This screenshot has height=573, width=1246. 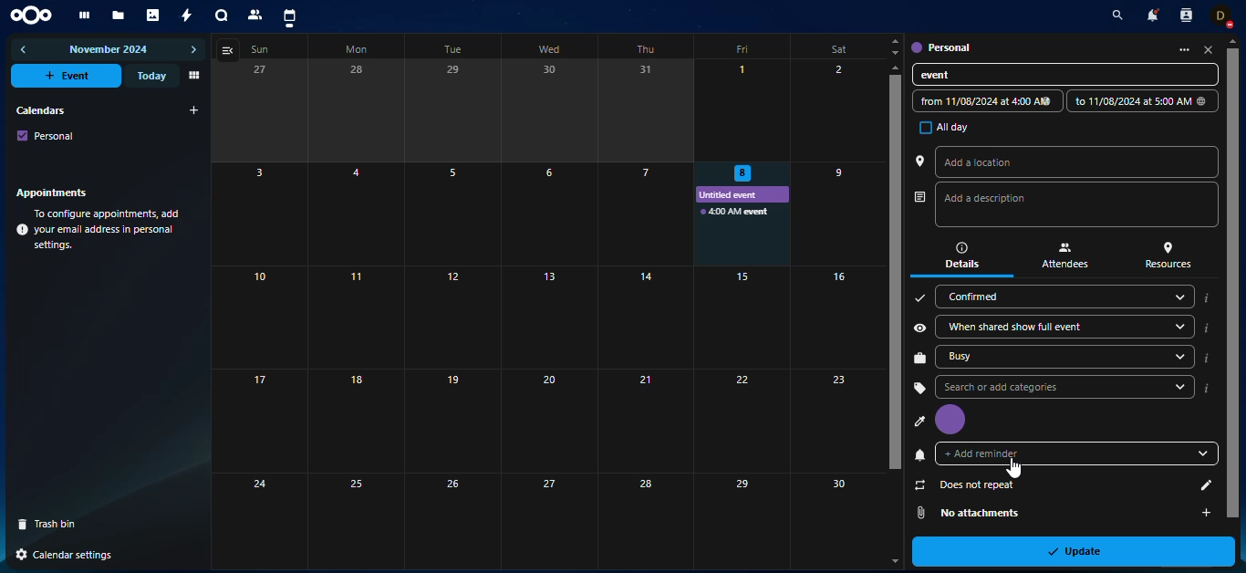 I want to click on view, so click(x=192, y=76).